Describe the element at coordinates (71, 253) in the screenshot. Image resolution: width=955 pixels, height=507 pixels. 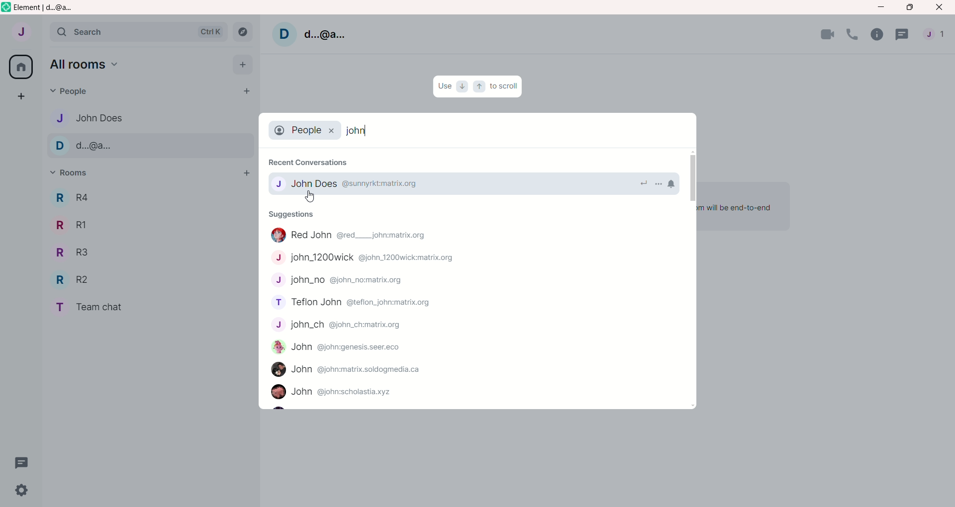
I see `R3` at that location.